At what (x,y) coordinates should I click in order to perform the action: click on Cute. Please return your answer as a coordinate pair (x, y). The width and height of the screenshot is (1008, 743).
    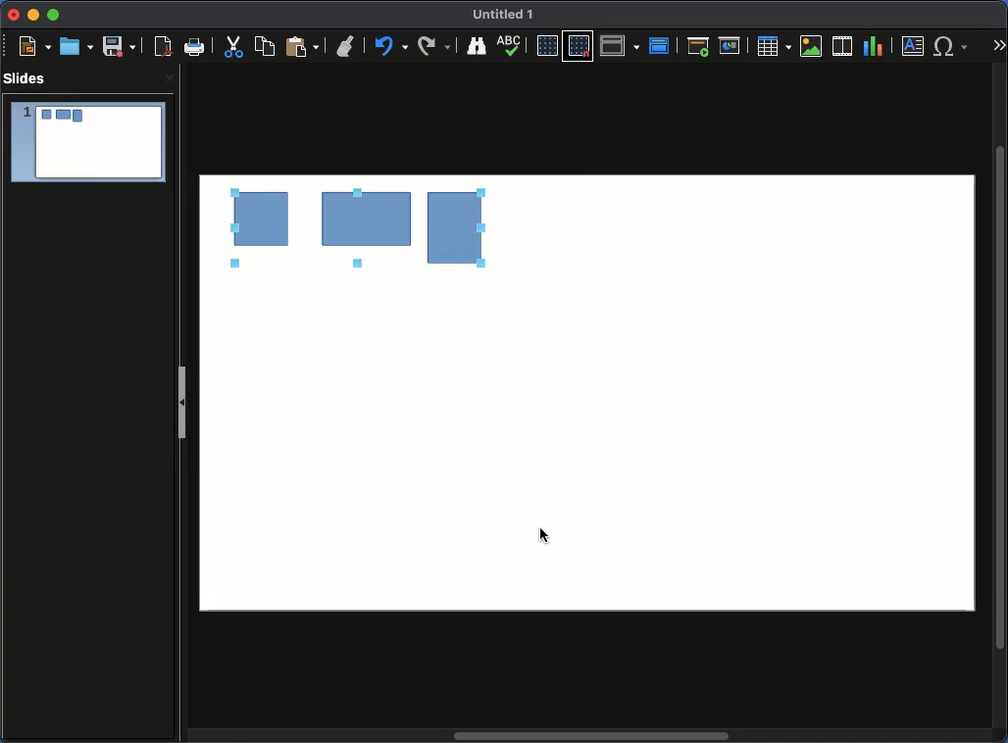
    Looking at the image, I should click on (235, 49).